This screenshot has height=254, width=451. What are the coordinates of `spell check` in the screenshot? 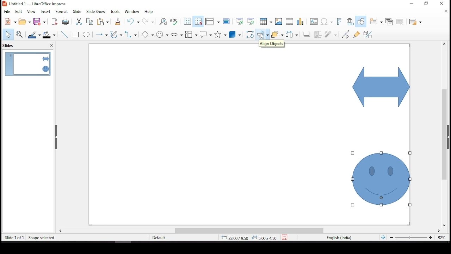 It's located at (174, 22).